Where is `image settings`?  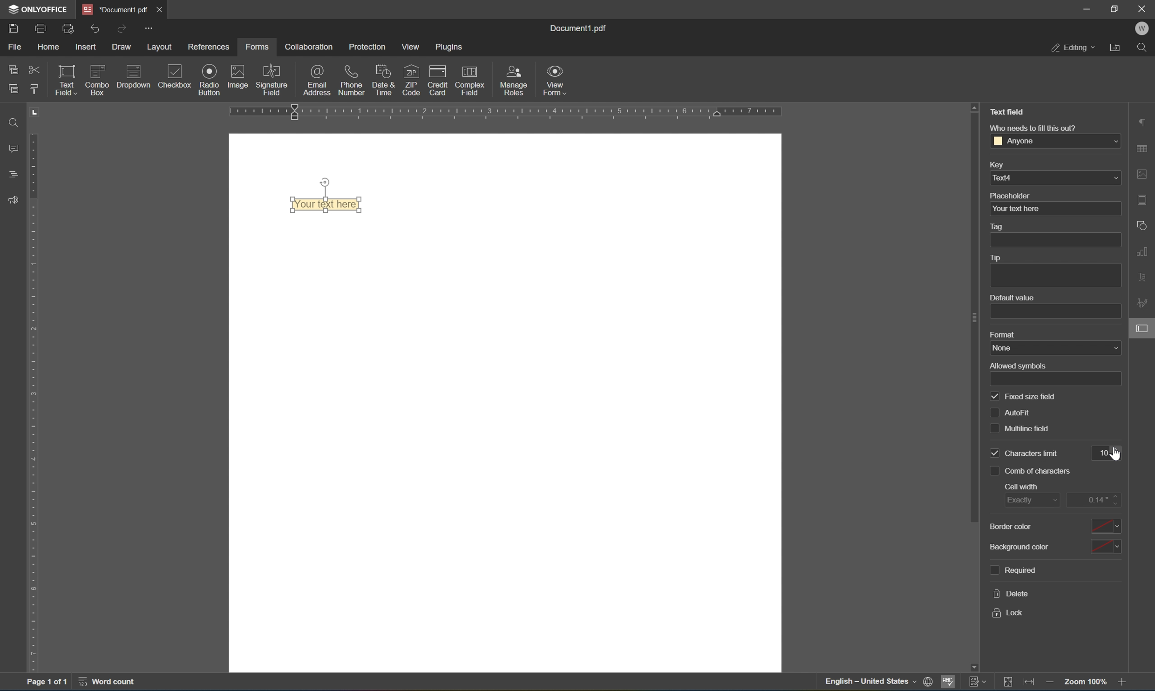 image settings is located at coordinates (1144, 173).